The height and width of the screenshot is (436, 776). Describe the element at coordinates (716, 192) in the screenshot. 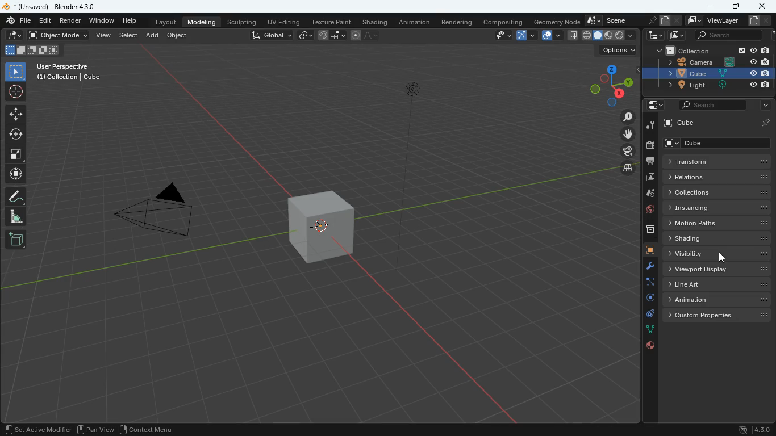

I see `collections` at that location.